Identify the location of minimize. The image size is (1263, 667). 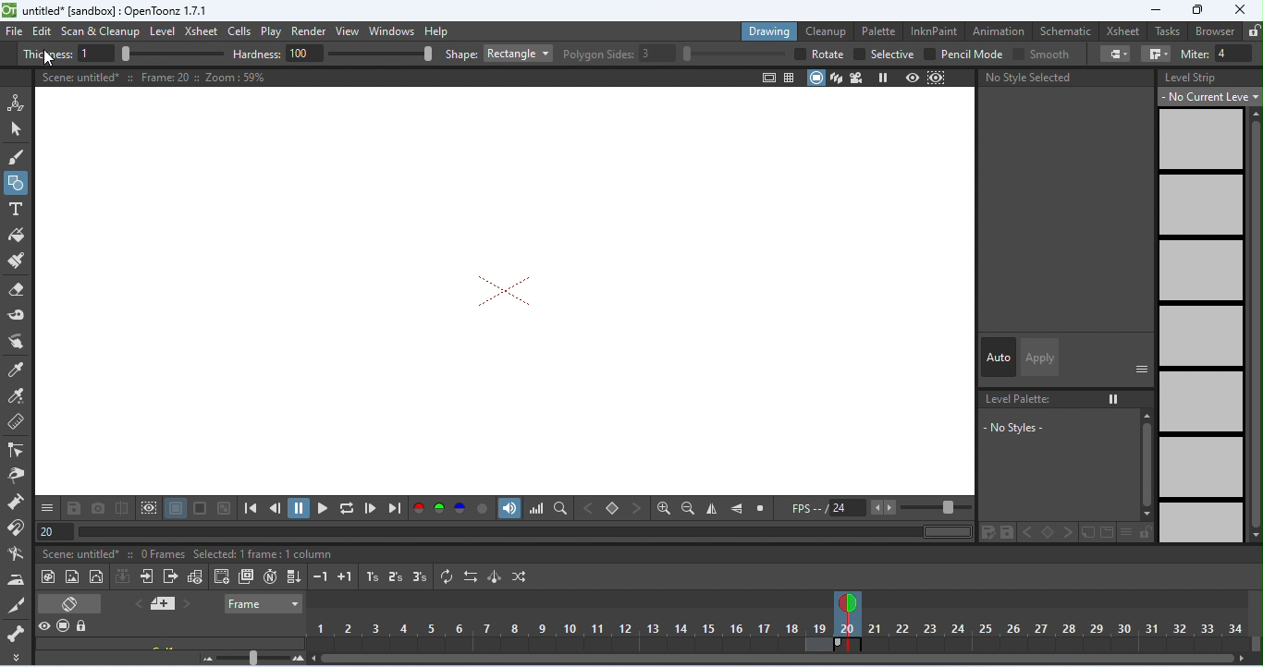
(1156, 11).